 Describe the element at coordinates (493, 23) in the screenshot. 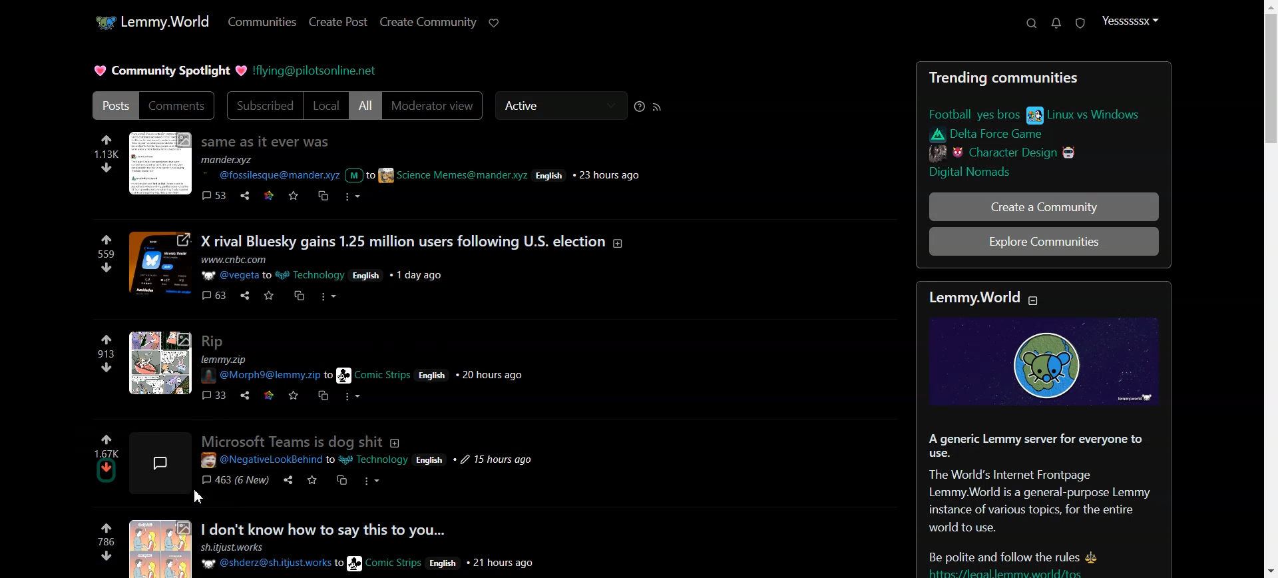

I see `Support lemmy` at that location.